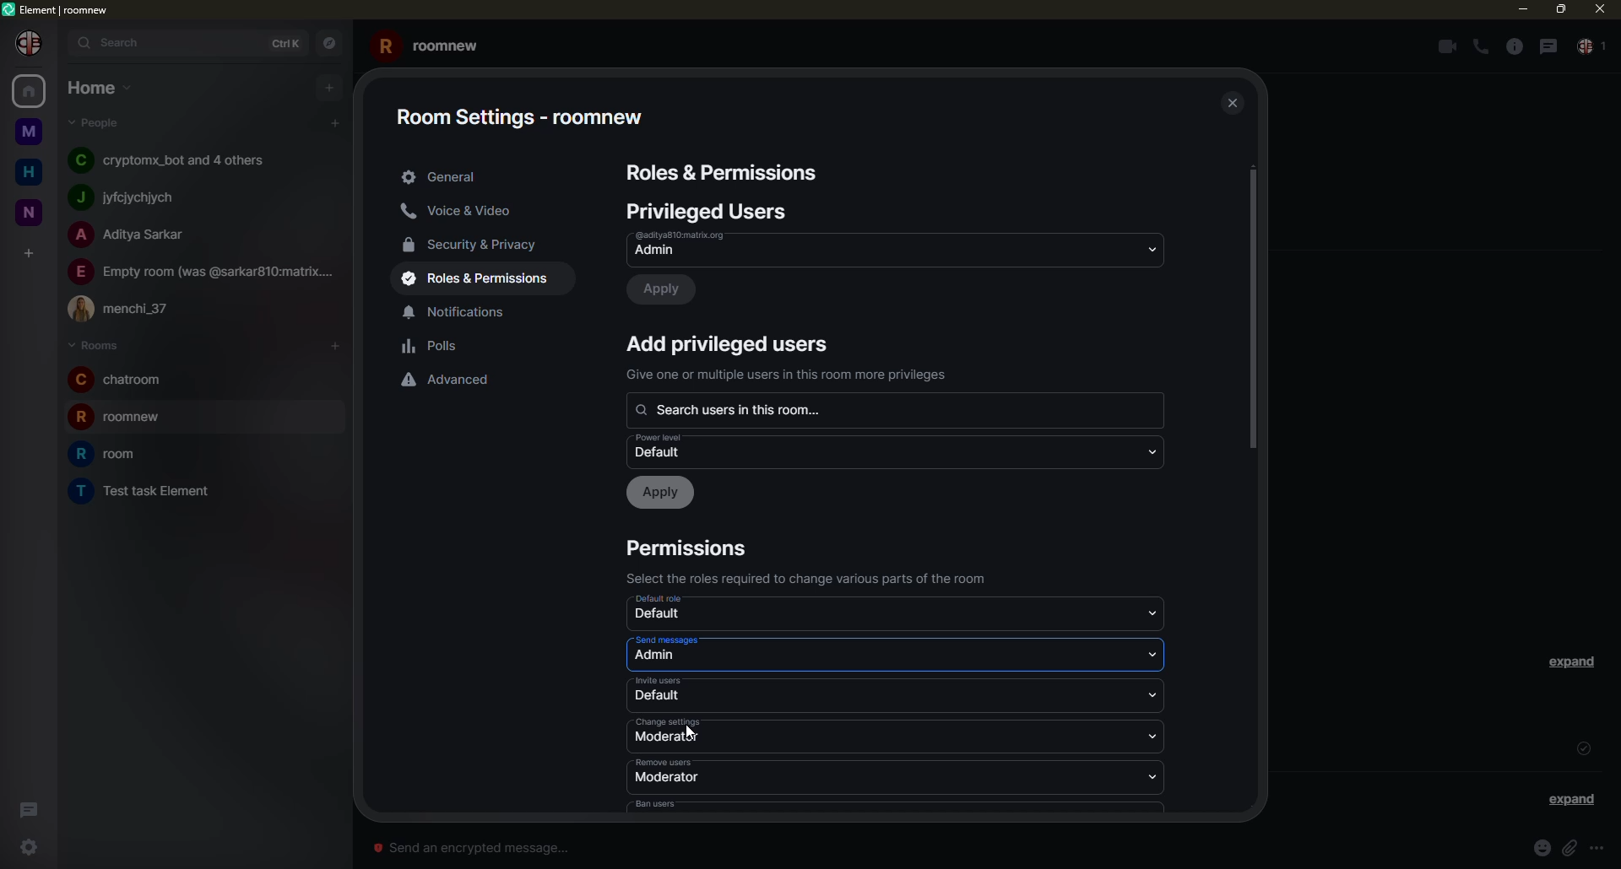  What do you see at coordinates (666, 640) in the screenshot?
I see `send message` at bounding box center [666, 640].